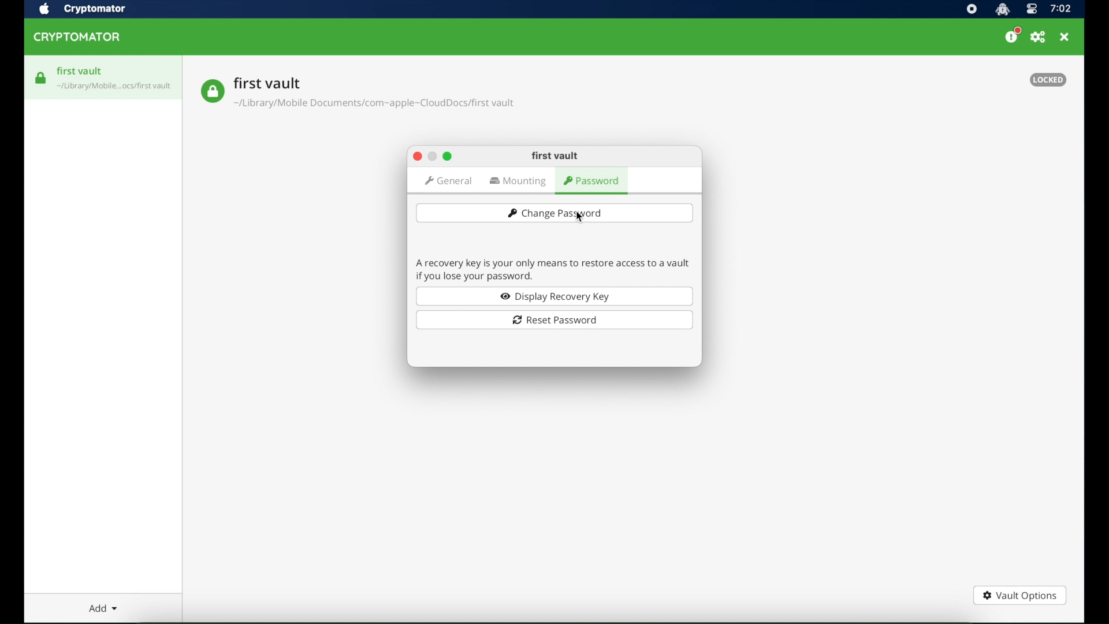 This screenshot has height=624, width=1109. What do you see at coordinates (1013, 35) in the screenshot?
I see `please consider donating` at bounding box center [1013, 35].